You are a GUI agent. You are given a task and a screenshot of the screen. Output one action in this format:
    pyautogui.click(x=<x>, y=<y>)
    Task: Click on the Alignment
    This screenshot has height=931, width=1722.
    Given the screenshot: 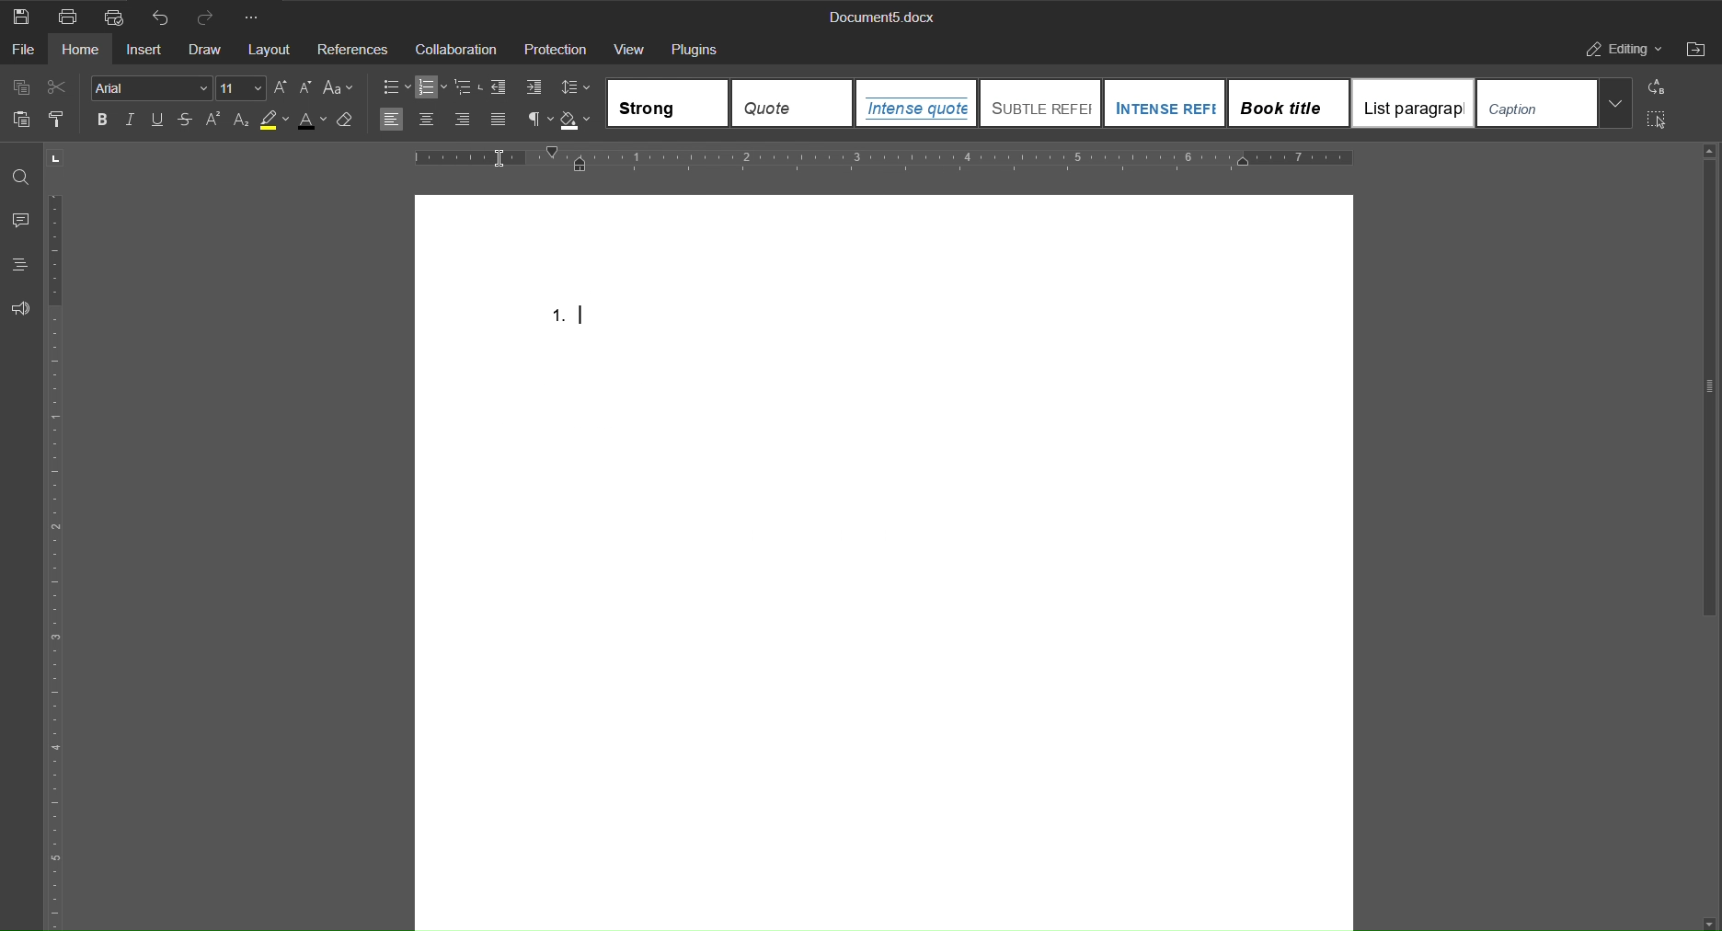 What is the action you would take?
    pyautogui.click(x=445, y=120)
    